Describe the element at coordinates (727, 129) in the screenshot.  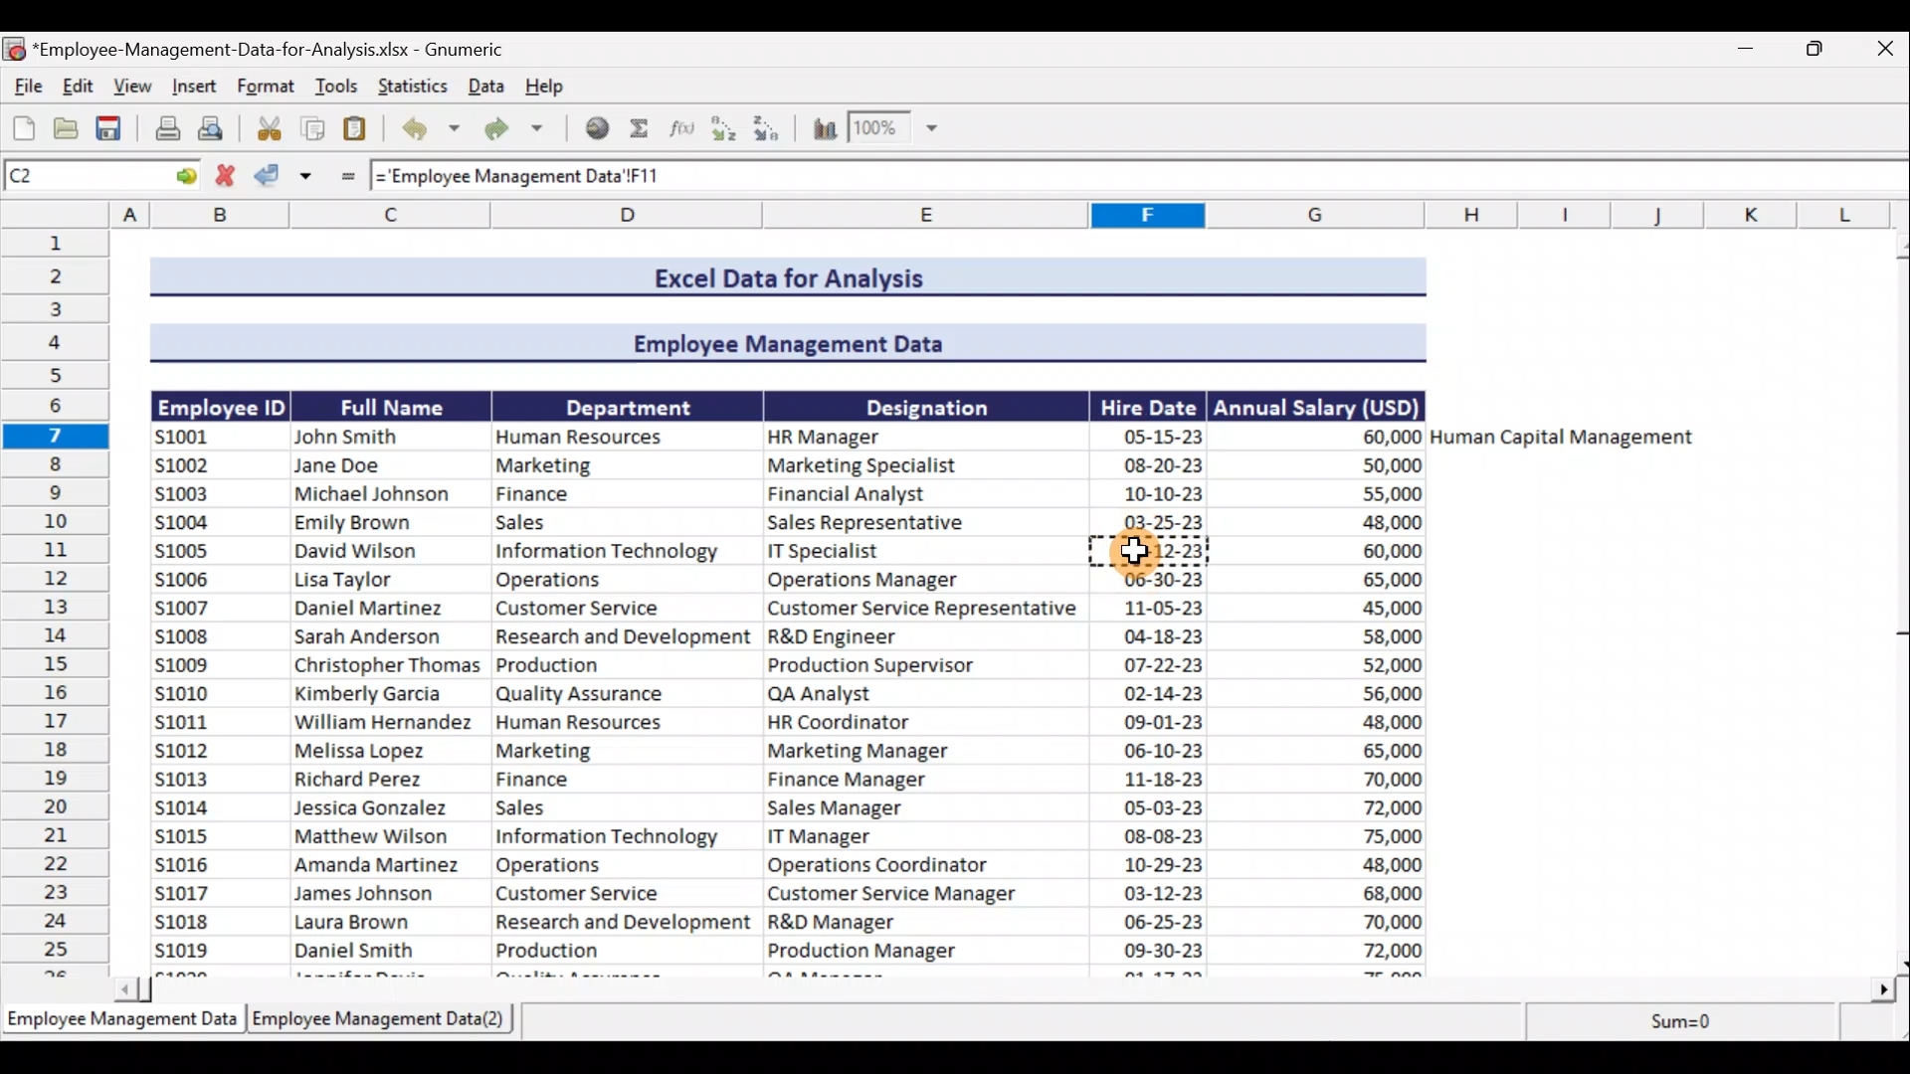
I see `Sort Ascending` at that location.